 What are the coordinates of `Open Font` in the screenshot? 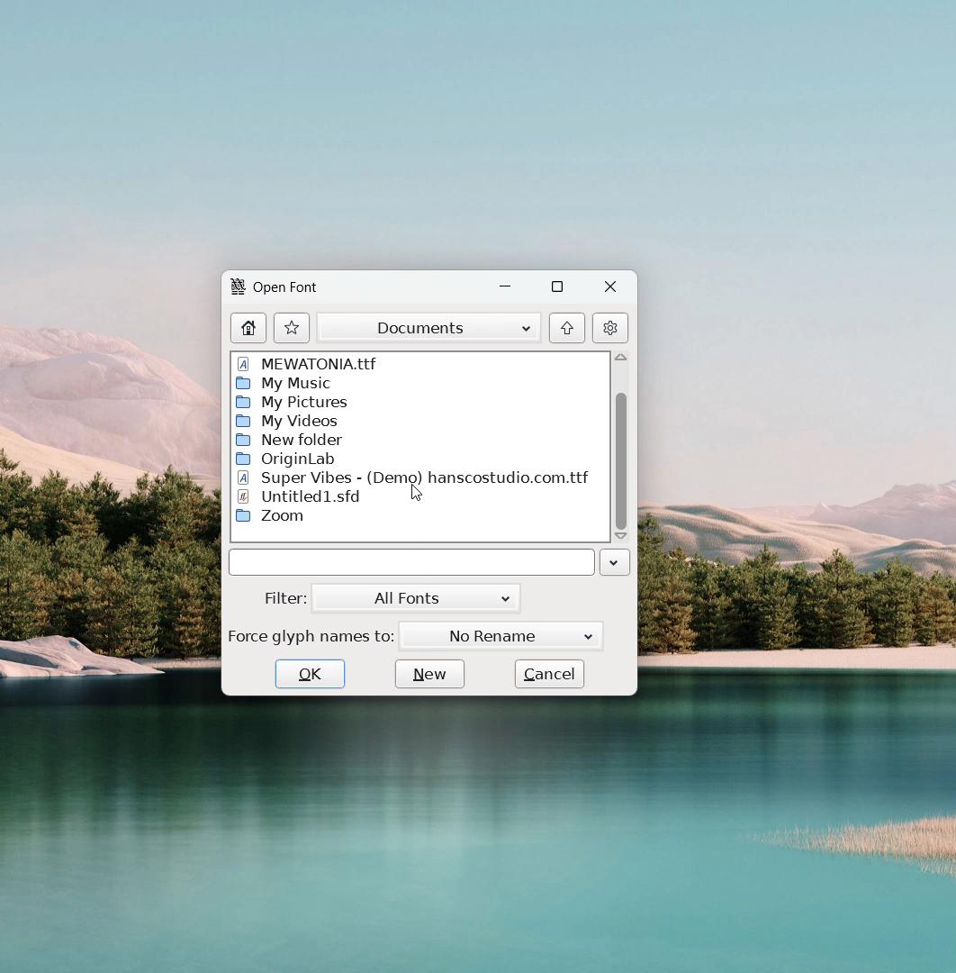 It's located at (284, 287).